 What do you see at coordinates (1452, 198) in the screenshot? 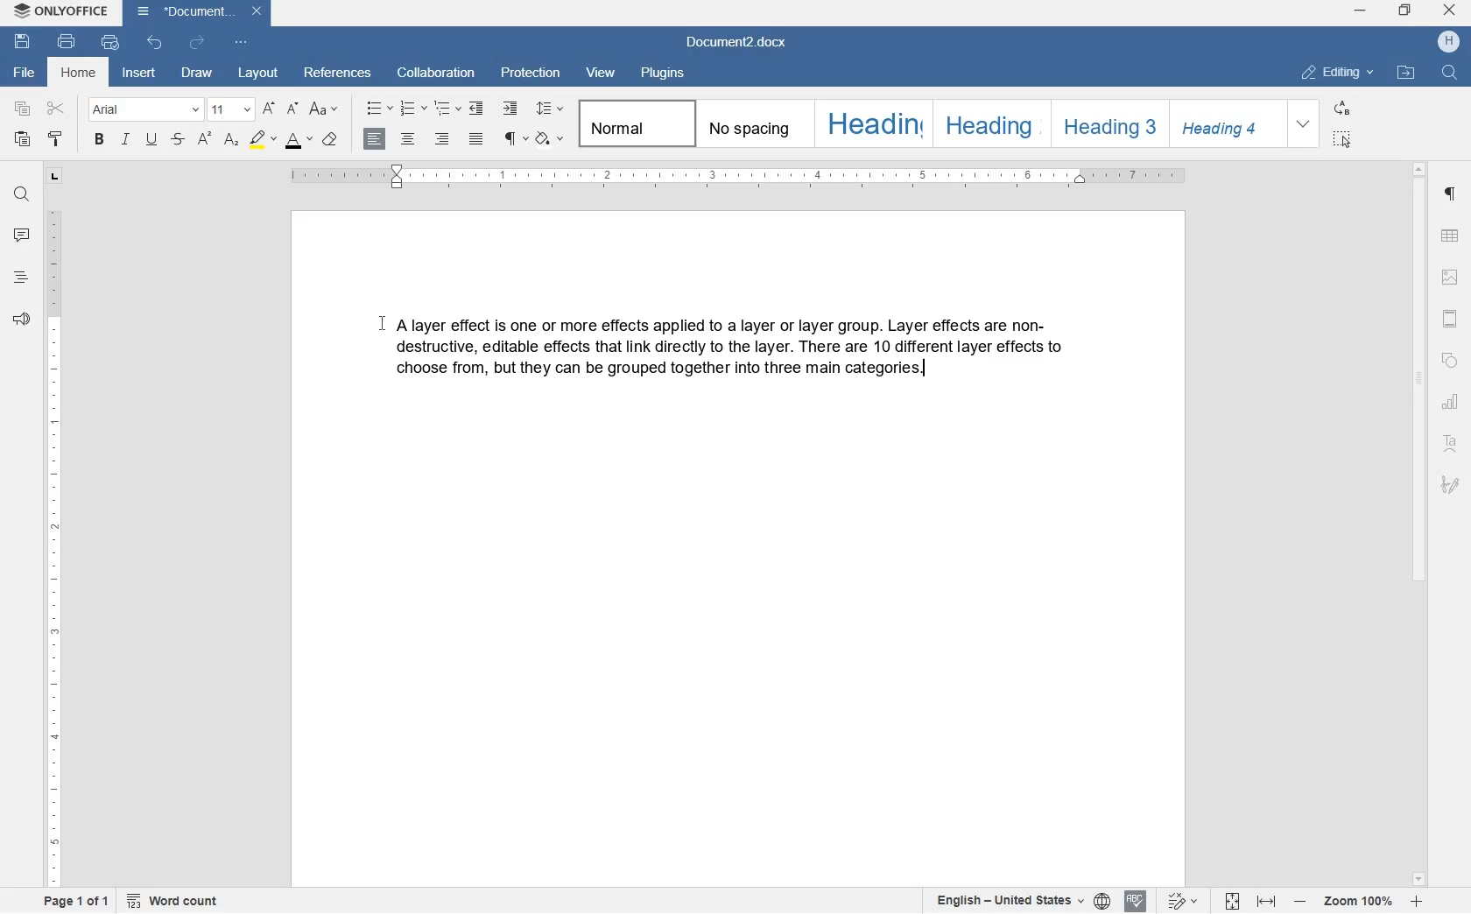
I see `paragraph settings` at bounding box center [1452, 198].